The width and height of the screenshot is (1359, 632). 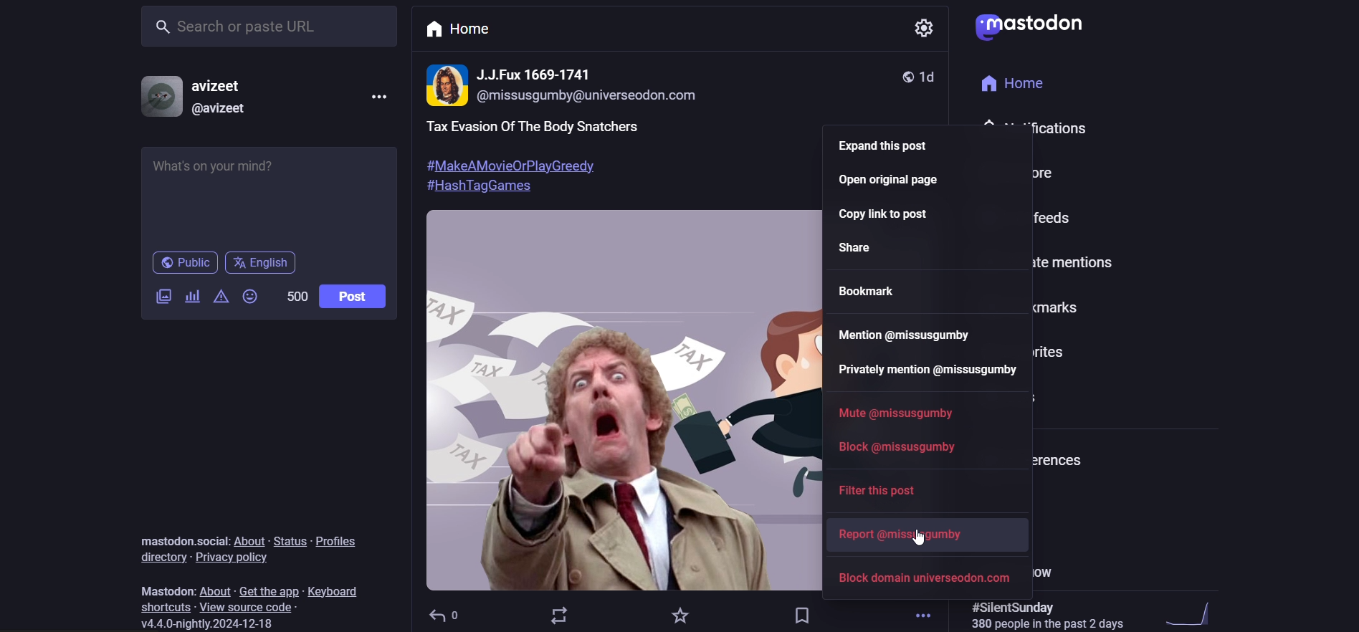 I want to click on open original page, so click(x=888, y=180).